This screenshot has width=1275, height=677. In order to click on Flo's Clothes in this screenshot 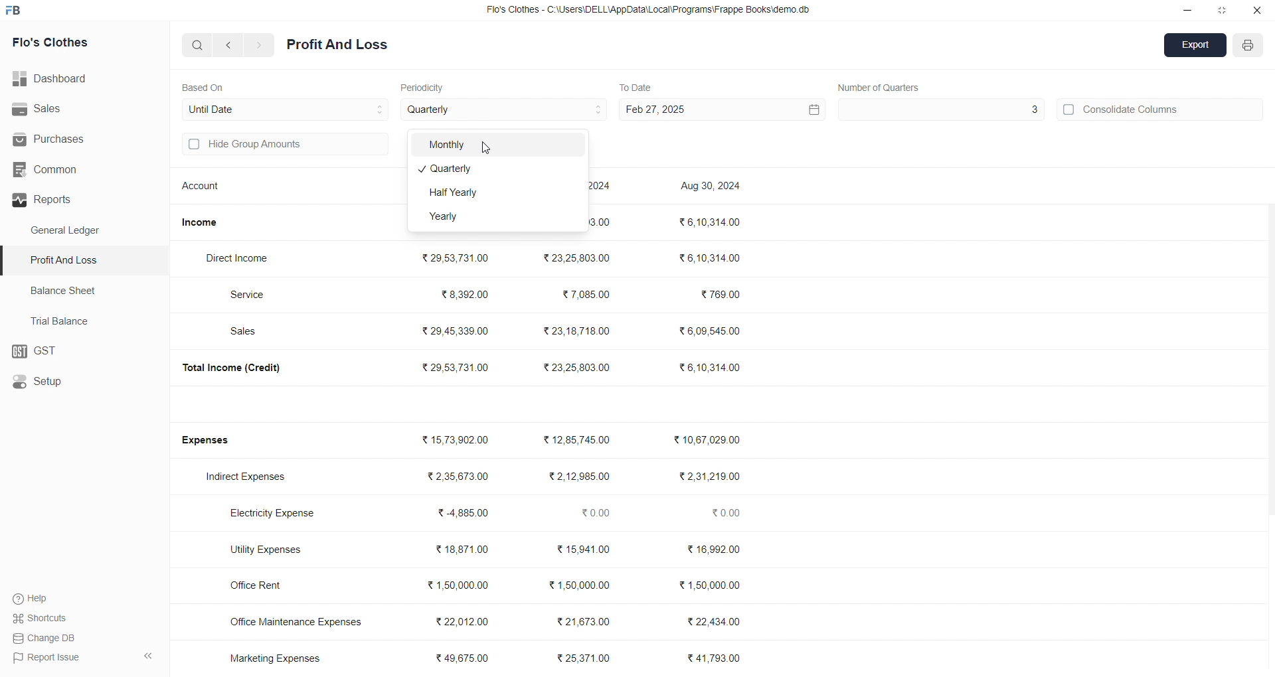, I will do `click(68, 43)`.